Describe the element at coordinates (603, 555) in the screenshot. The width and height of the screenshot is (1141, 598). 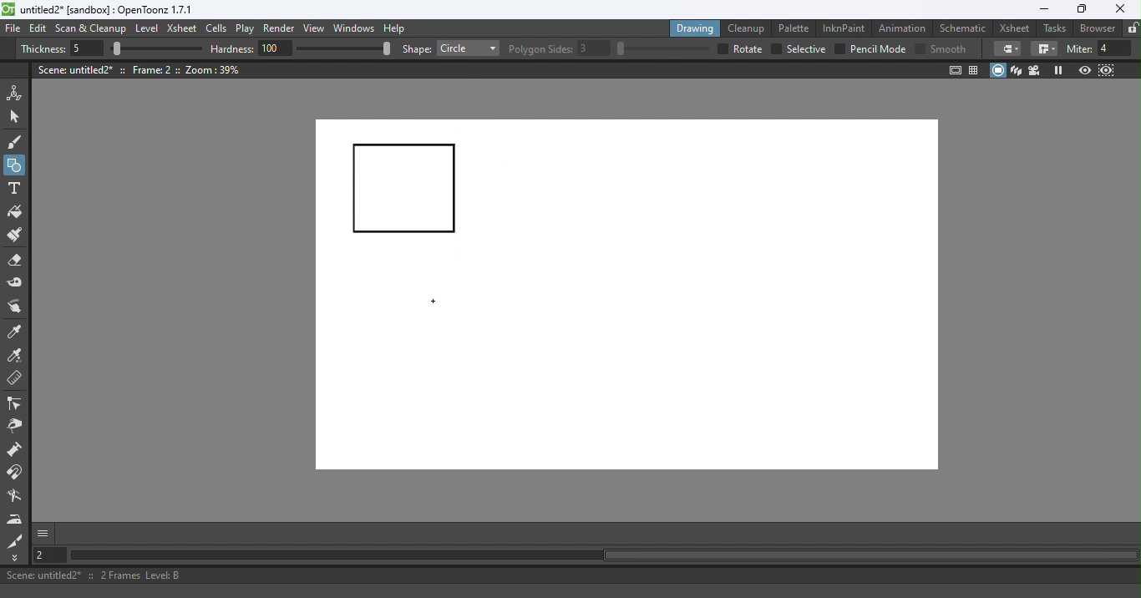
I see `Horizontal scroll bar` at that location.